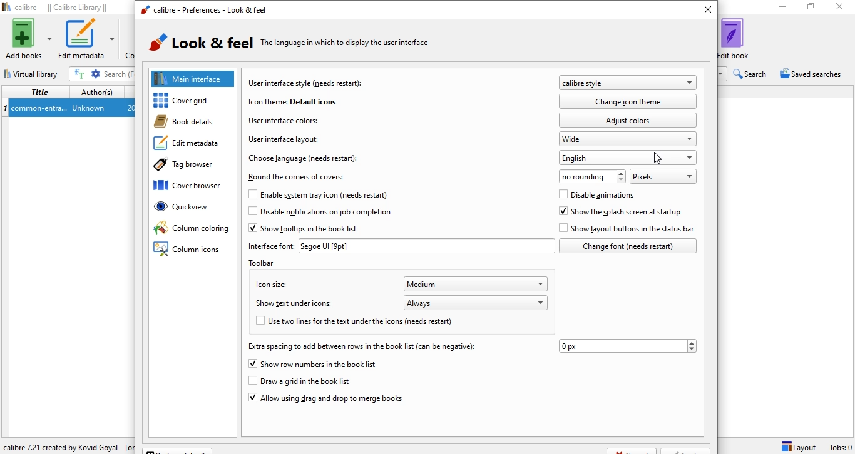 The width and height of the screenshot is (855, 454). I want to click on Minimise, so click(779, 8).